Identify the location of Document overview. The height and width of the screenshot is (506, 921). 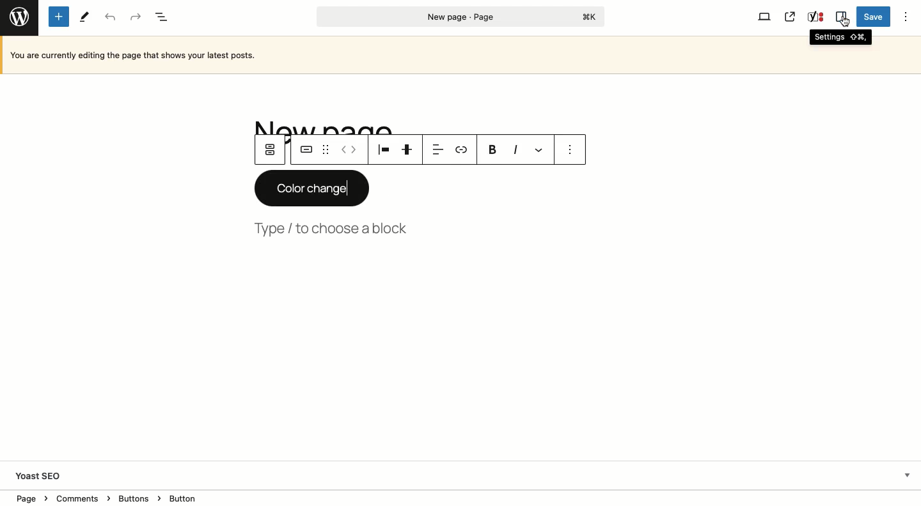
(164, 18).